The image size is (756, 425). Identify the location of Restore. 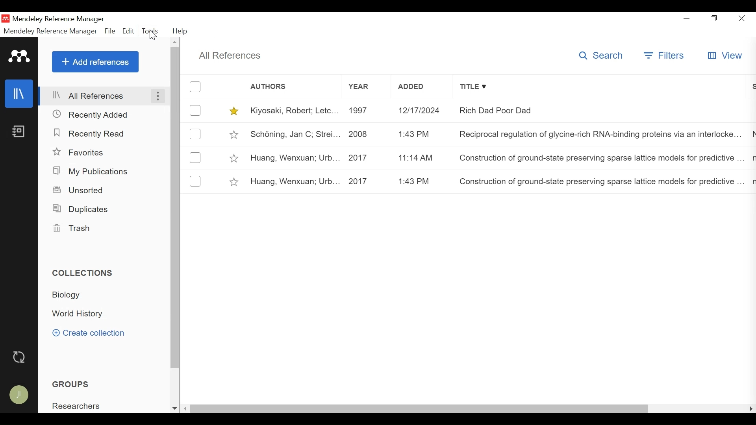
(715, 19).